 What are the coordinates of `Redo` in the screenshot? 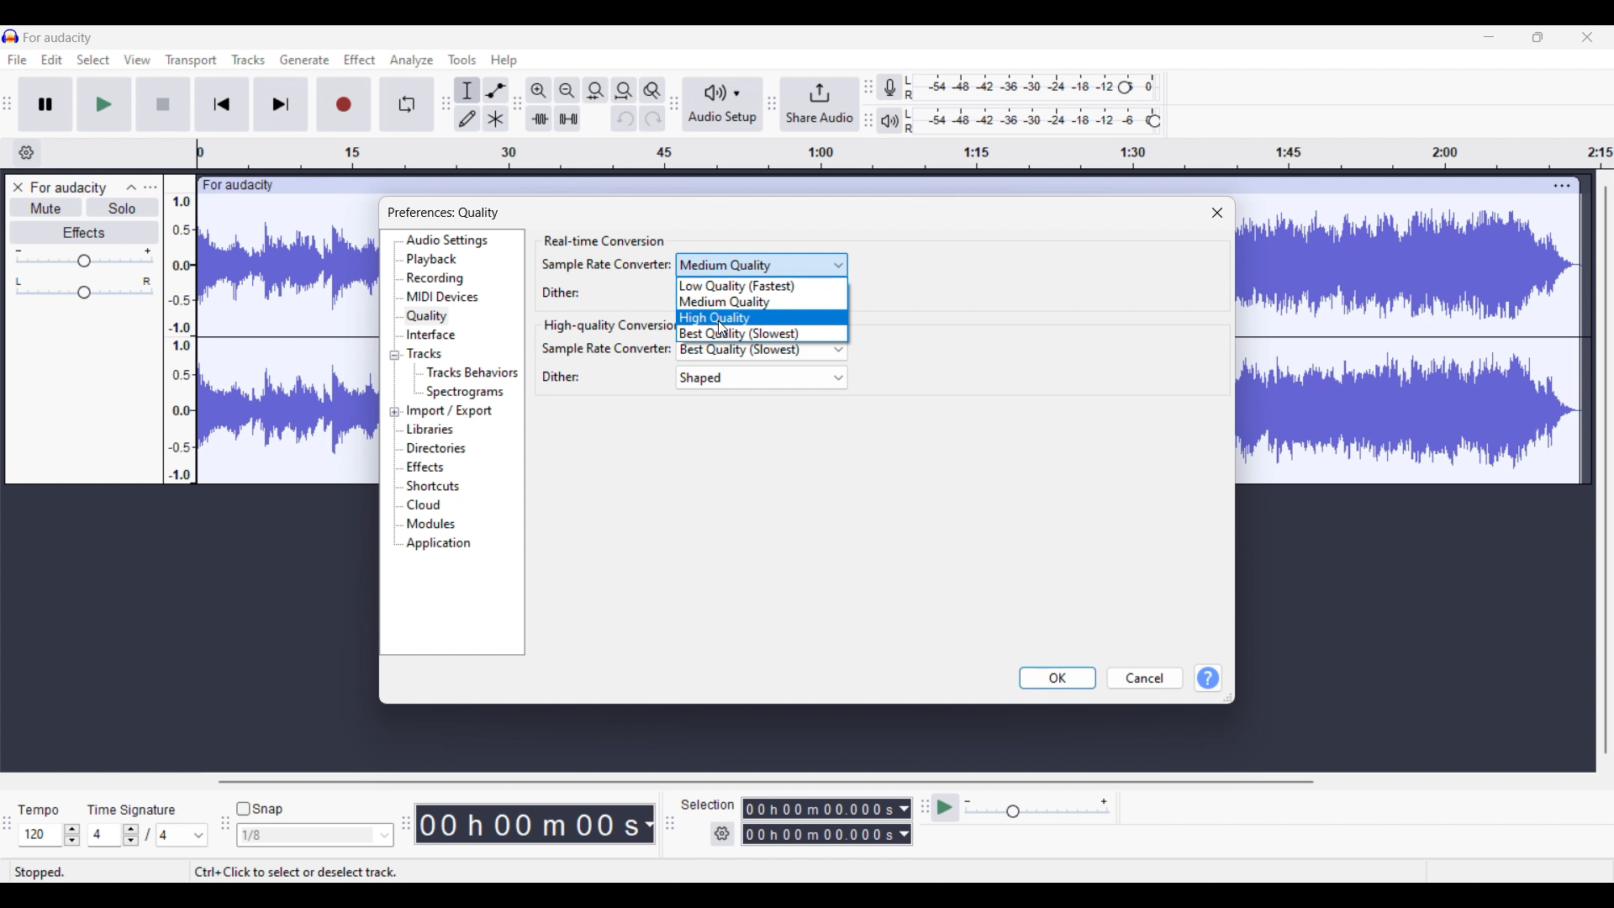 It's located at (652, 119).